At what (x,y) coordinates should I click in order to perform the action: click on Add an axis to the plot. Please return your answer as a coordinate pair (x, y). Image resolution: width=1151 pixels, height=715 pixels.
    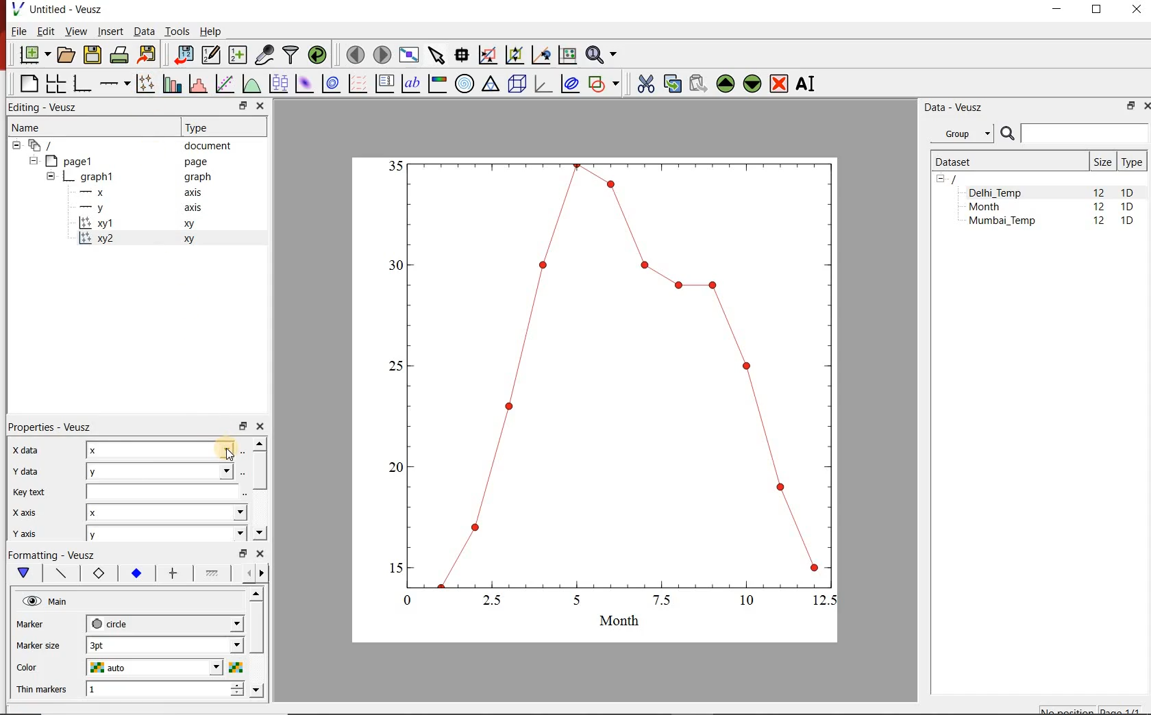
    Looking at the image, I should click on (113, 84).